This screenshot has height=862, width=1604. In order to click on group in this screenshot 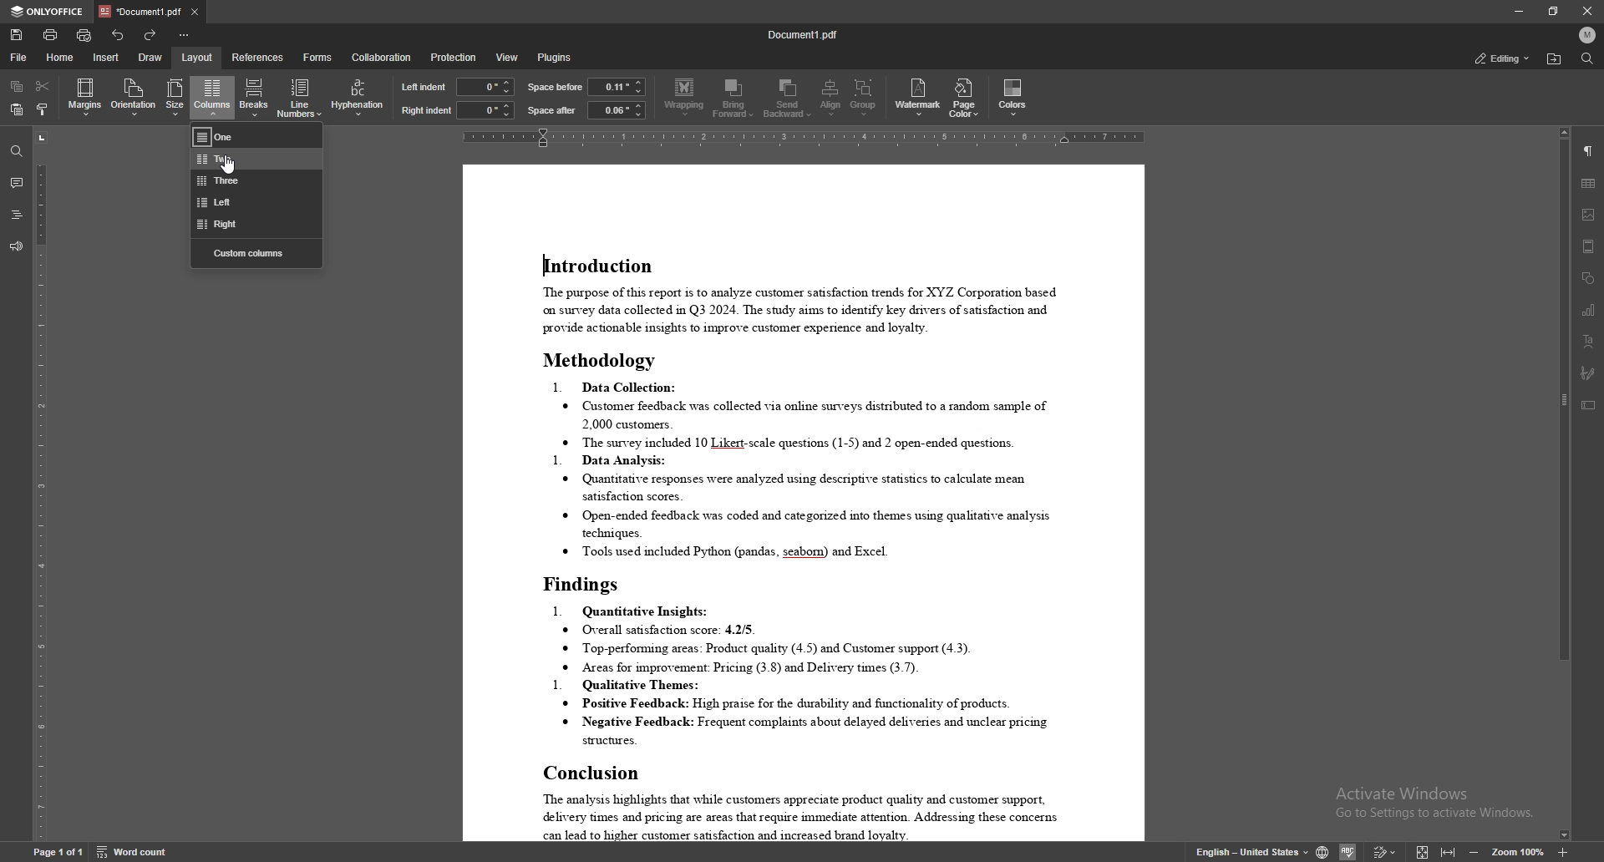, I will do `click(865, 99)`.